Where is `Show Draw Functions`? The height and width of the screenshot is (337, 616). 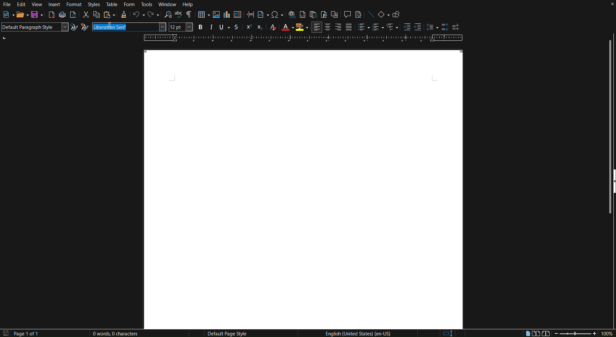 Show Draw Functions is located at coordinates (396, 15).